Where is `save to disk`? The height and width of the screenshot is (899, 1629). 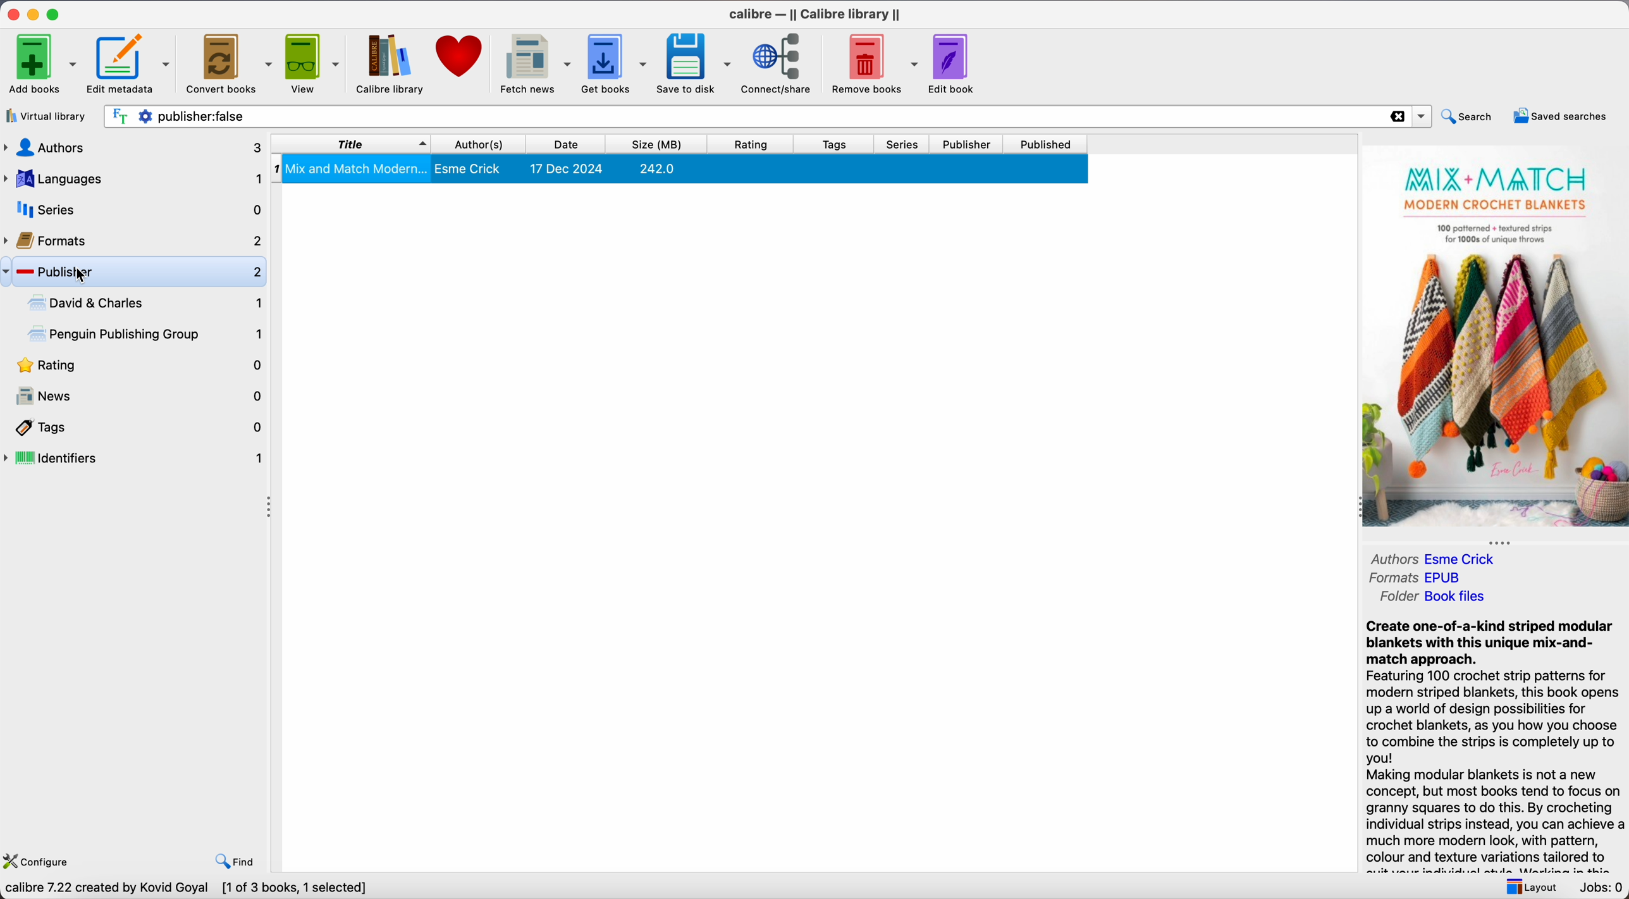 save to disk is located at coordinates (695, 63).